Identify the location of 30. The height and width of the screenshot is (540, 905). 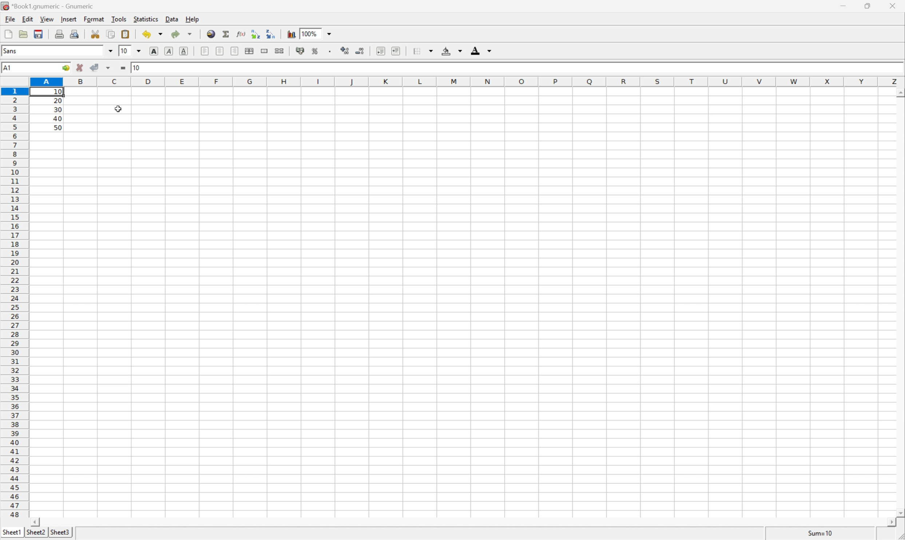
(58, 110).